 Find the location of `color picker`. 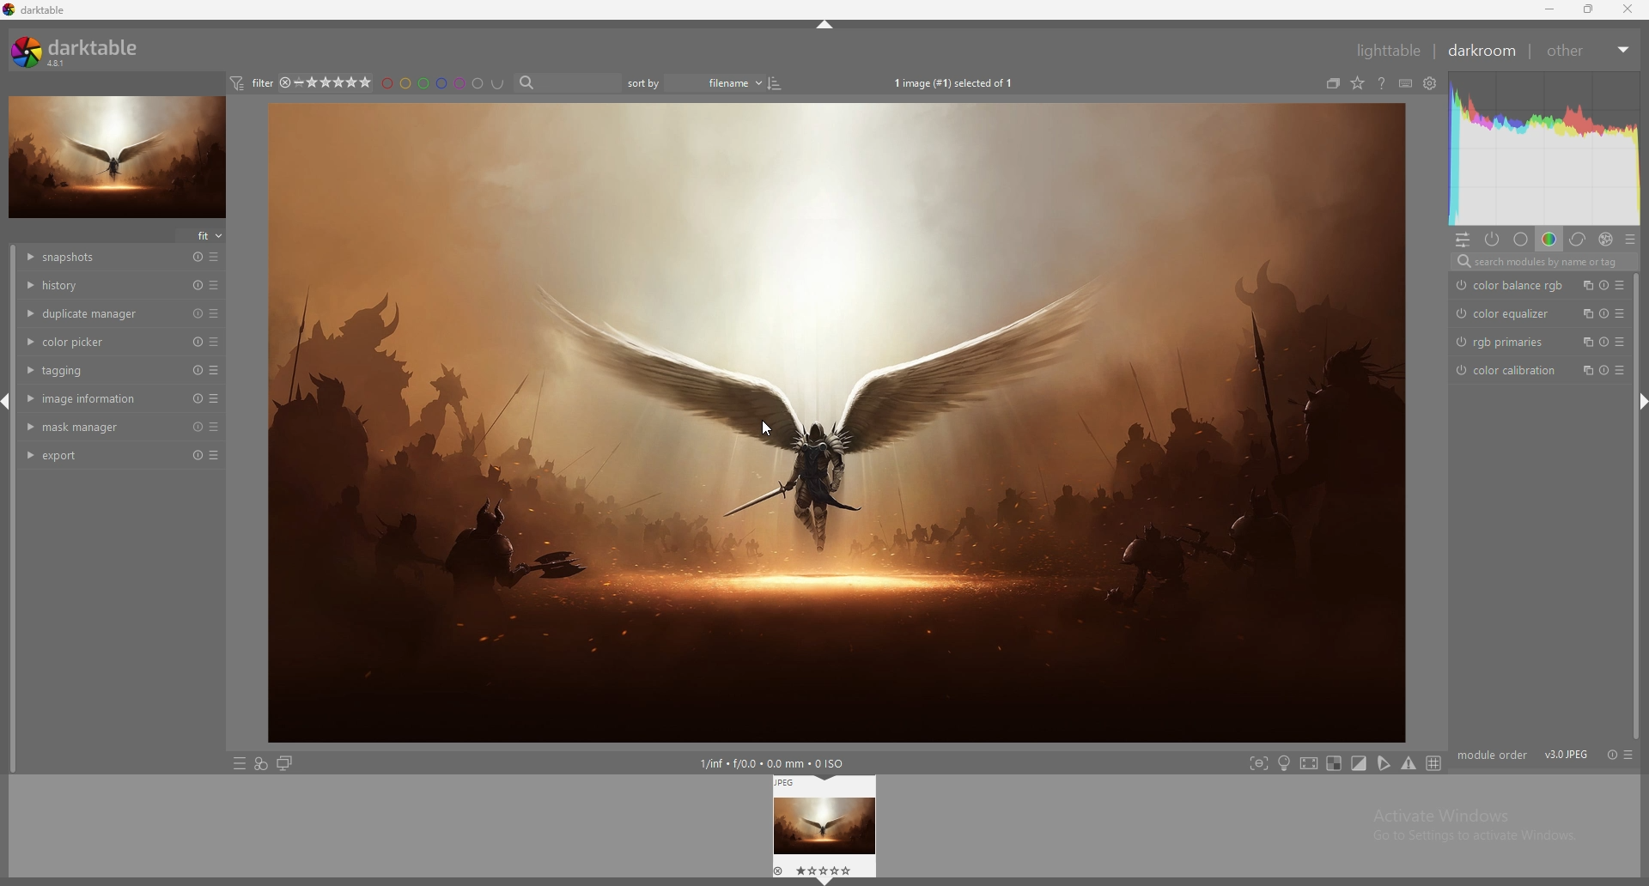

color picker is located at coordinates (97, 343).